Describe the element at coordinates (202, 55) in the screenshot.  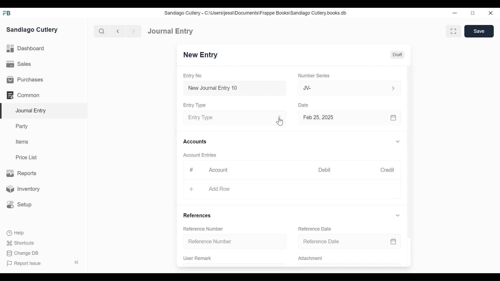
I see `New Entry` at that location.